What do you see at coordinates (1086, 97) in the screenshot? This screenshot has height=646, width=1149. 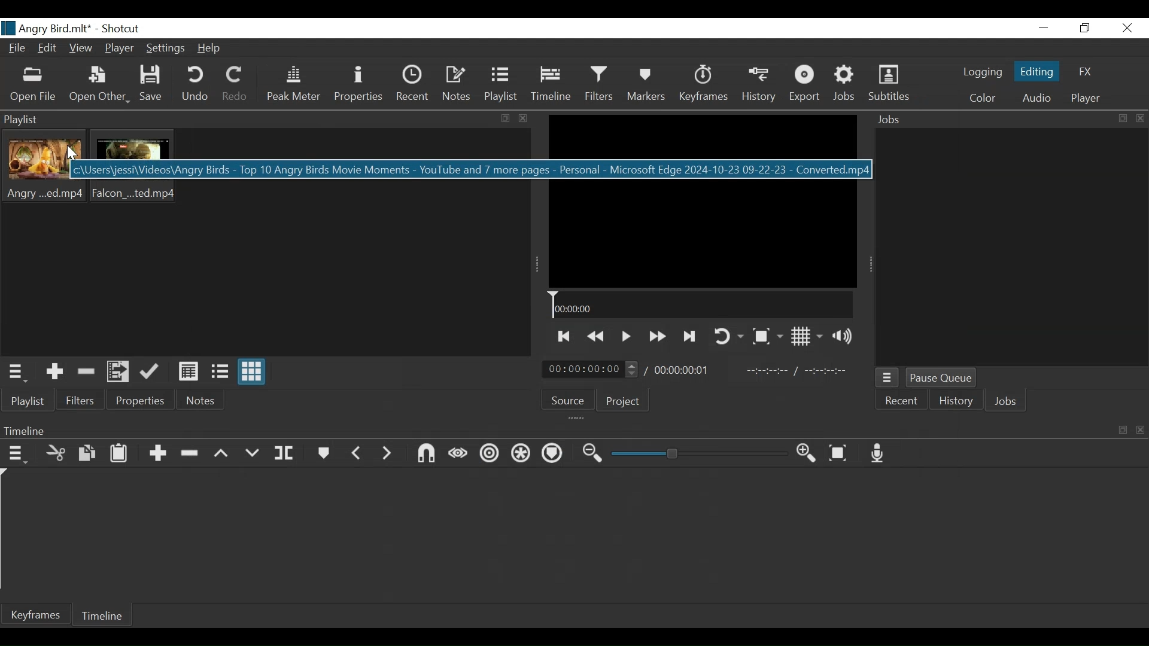 I see `Player` at bounding box center [1086, 97].